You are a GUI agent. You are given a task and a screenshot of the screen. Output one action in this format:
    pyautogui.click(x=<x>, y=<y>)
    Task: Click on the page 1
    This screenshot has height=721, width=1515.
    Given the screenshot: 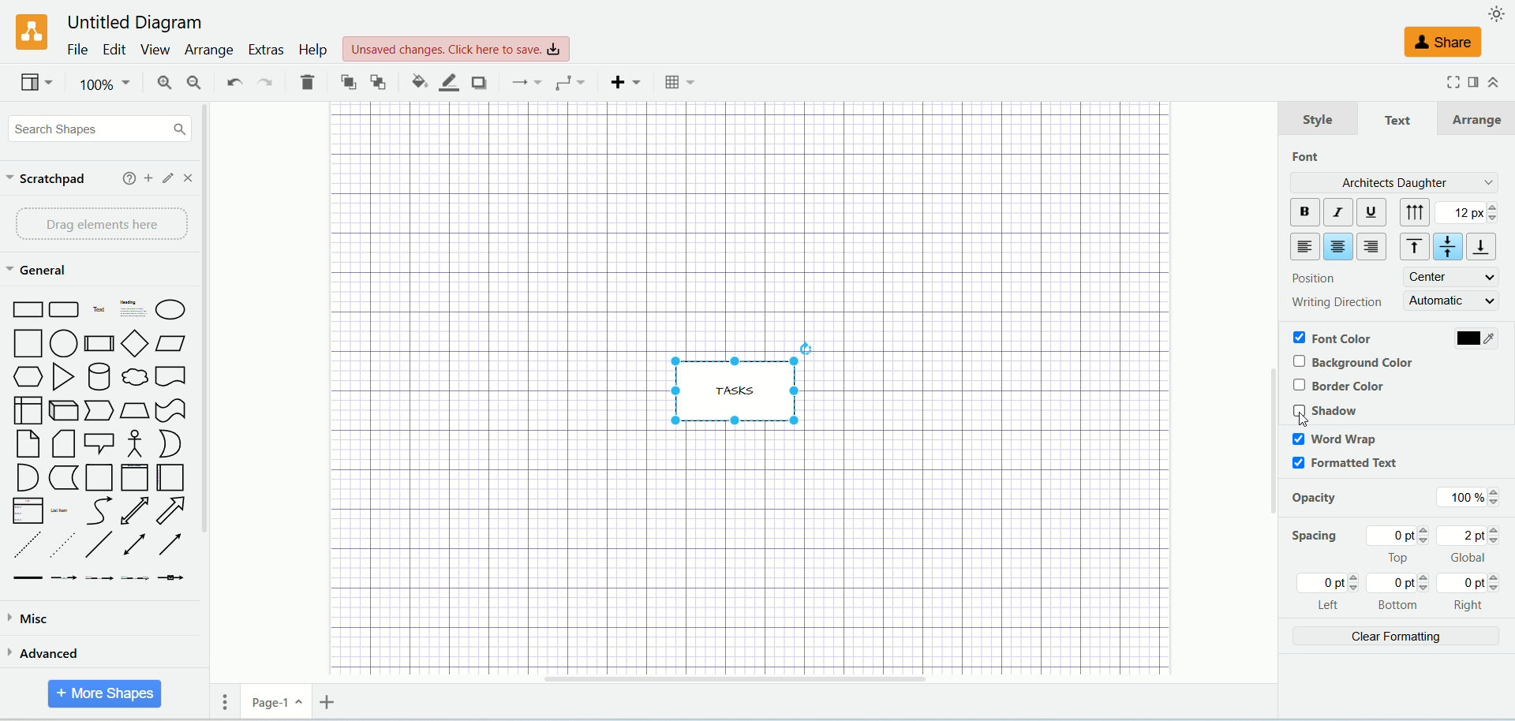 What is the action you would take?
    pyautogui.click(x=276, y=701)
    